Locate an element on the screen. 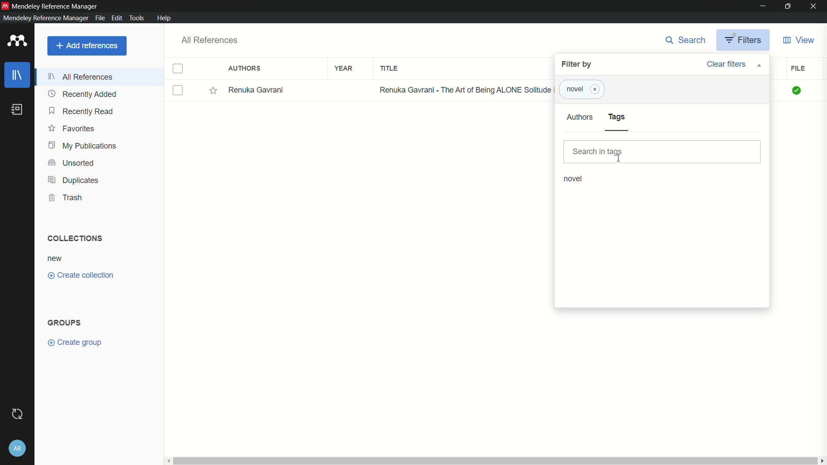 This screenshot has width=827, height=465. Horizontal scroll bar is located at coordinates (494, 460).